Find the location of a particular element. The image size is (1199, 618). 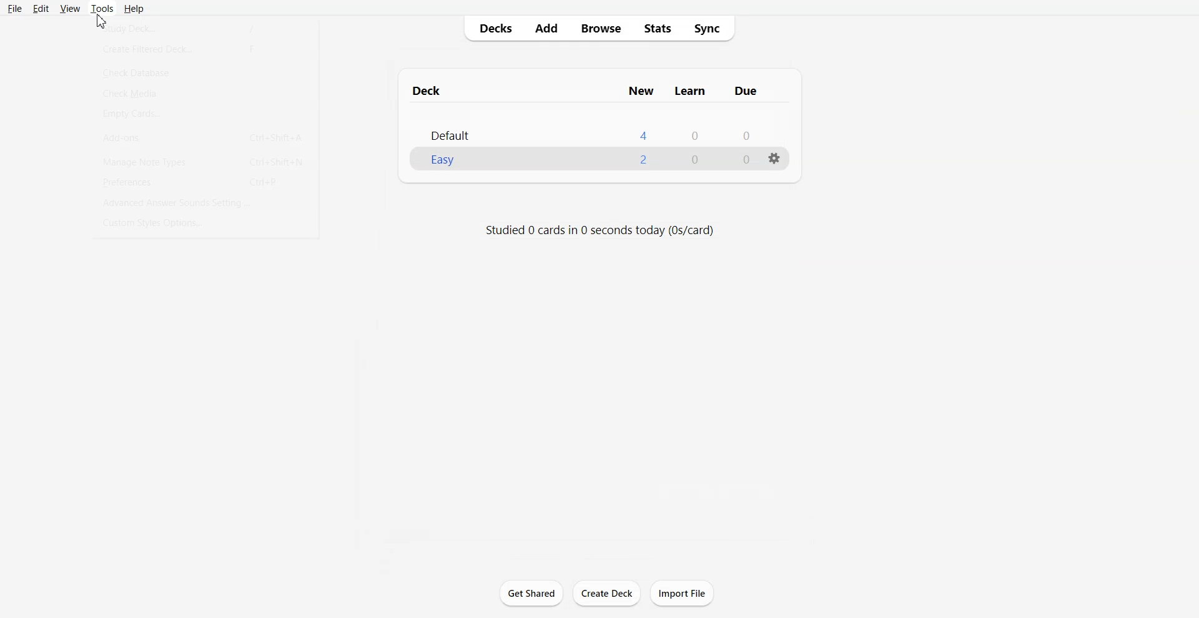

Tools is located at coordinates (102, 8).